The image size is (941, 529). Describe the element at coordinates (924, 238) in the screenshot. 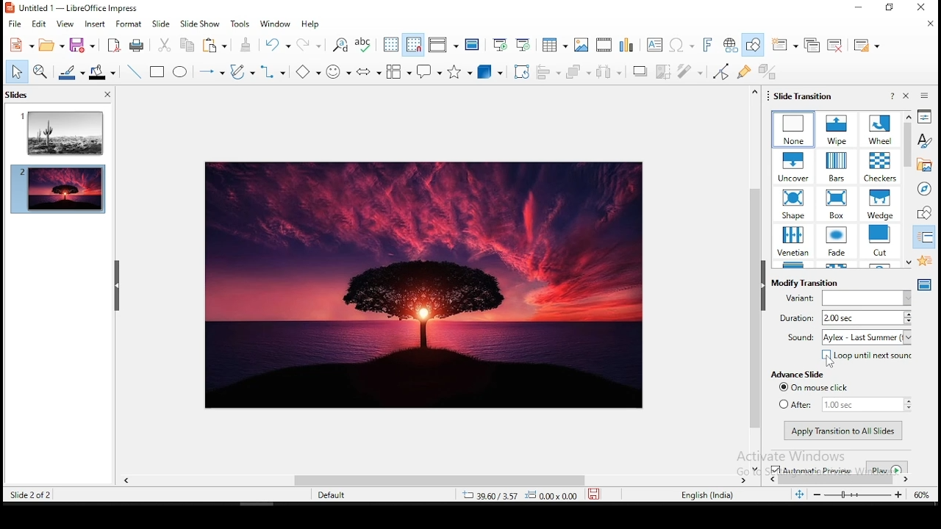

I see `slide transitions` at that location.